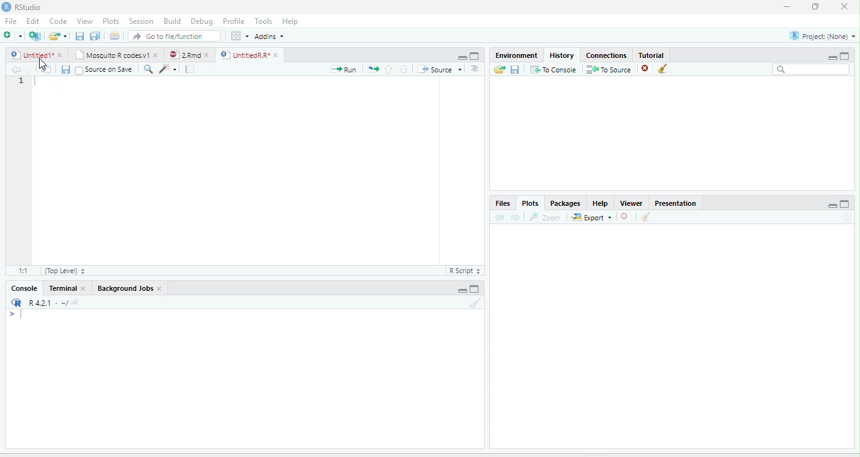  Describe the element at coordinates (404, 69) in the screenshot. I see `Go to next section/chunk` at that location.